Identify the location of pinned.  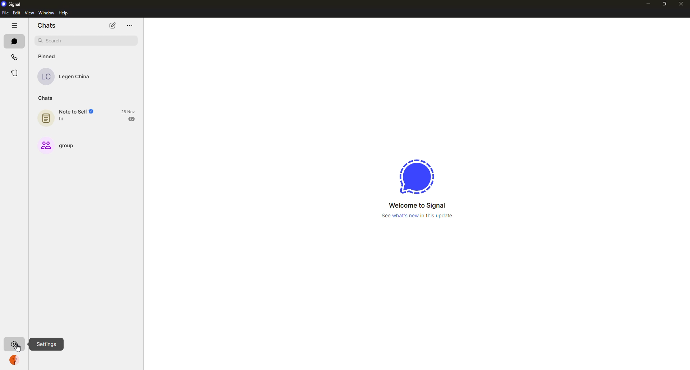
(49, 56).